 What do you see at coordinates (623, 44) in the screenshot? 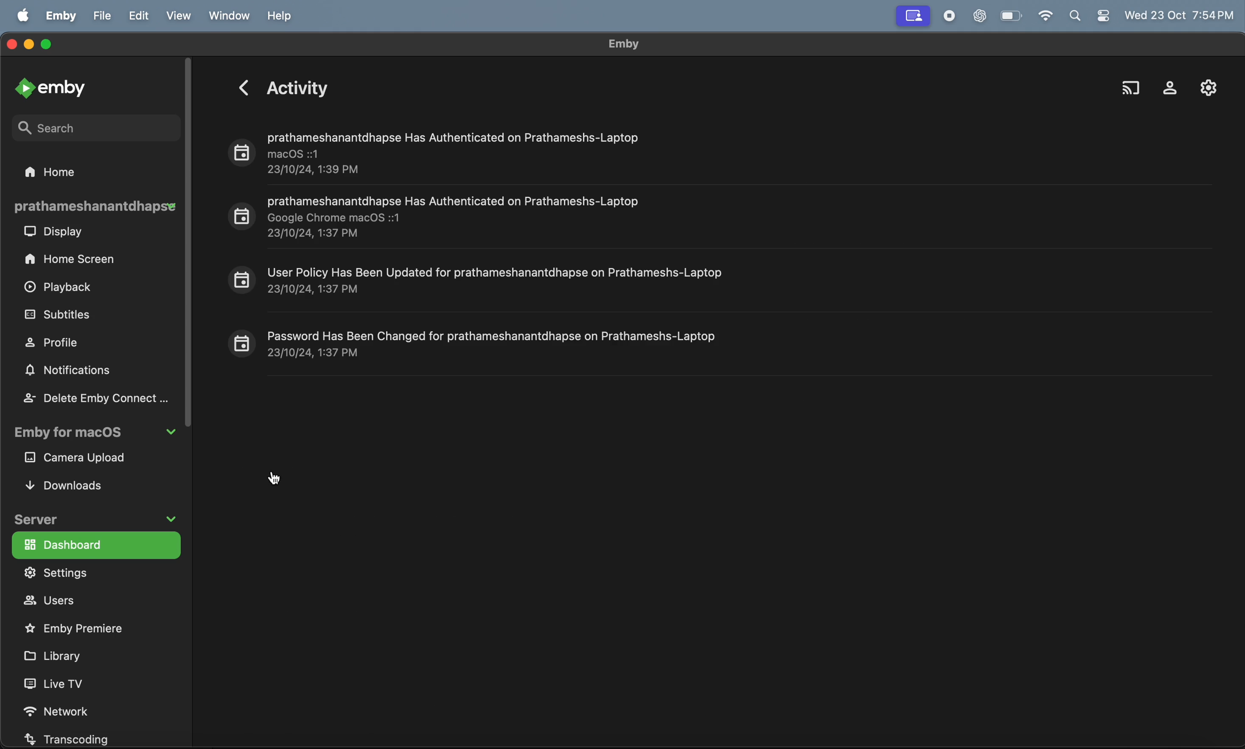
I see `emby` at bounding box center [623, 44].